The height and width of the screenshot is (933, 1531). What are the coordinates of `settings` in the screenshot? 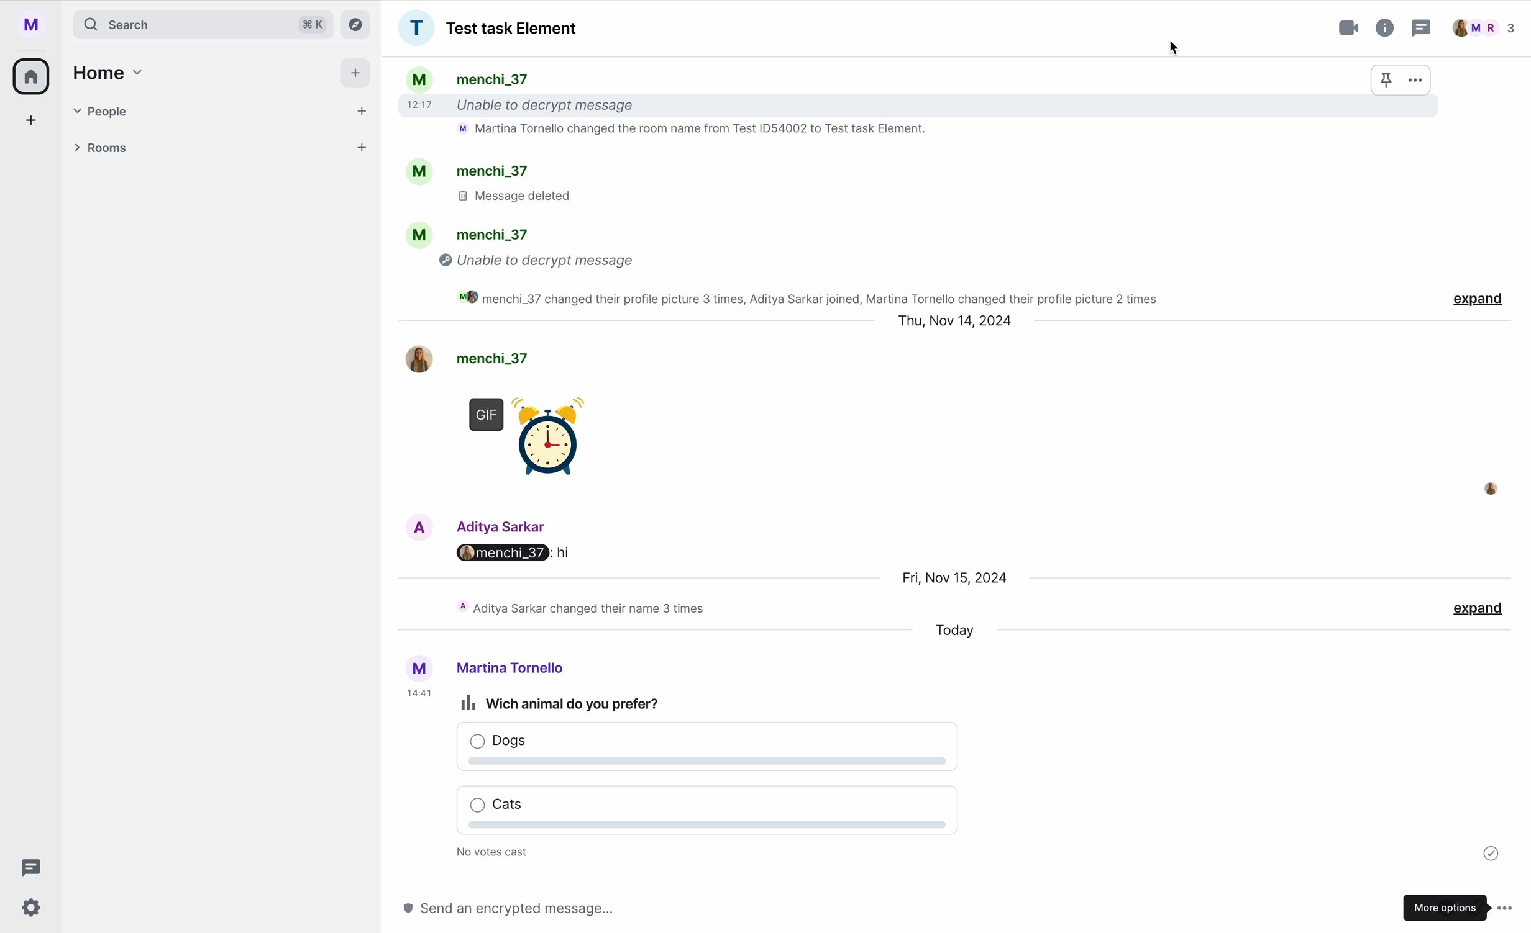 It's located at (32, 909).